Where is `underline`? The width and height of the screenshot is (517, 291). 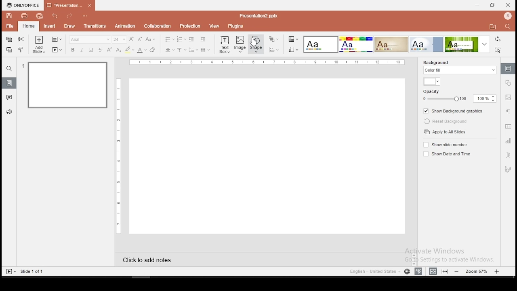
underline is located at coordinates (91, 50).